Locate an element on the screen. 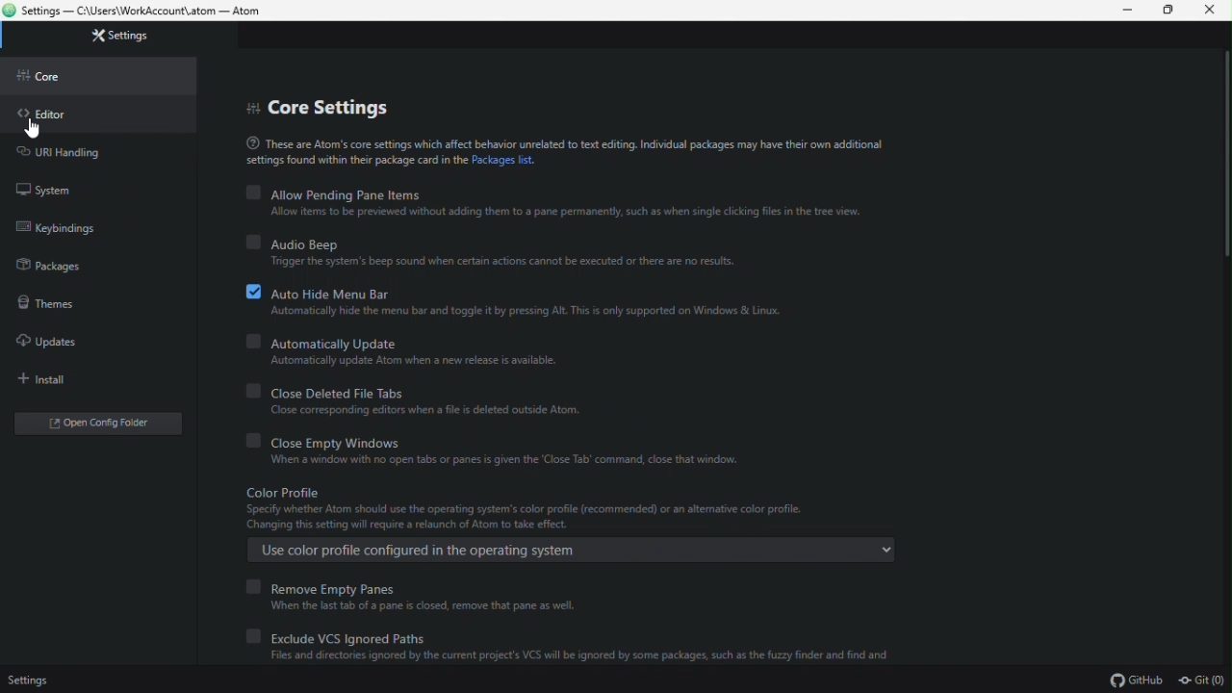 The width and height of the screenshot is (1232, 693). ‘Automatically update Atom when a new release is available. is located at coordinates (412, 361).